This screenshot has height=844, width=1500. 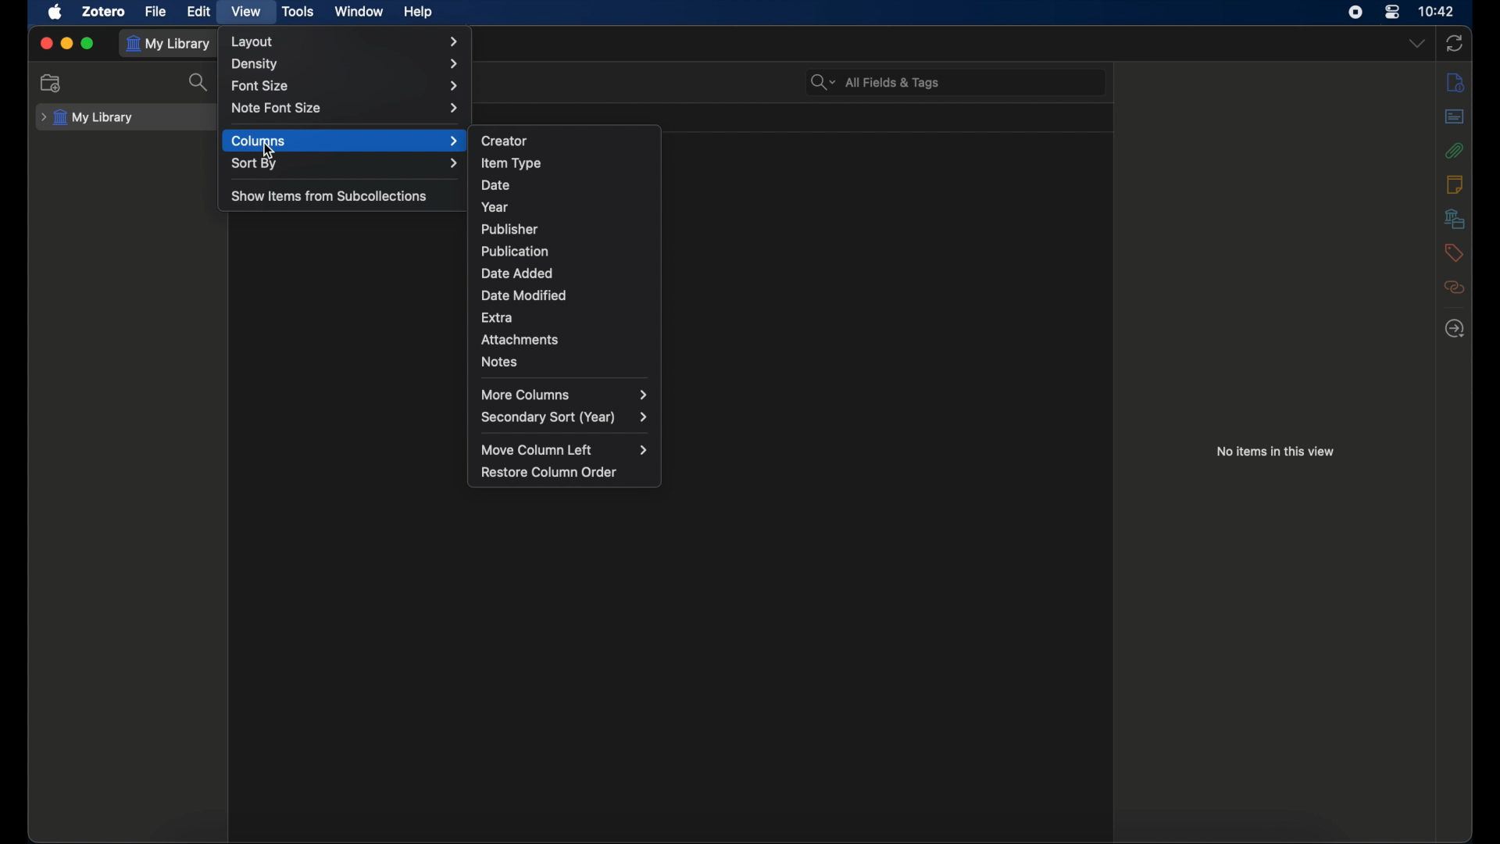 I want to click on all fields & tags, so click(x=873, y=81).